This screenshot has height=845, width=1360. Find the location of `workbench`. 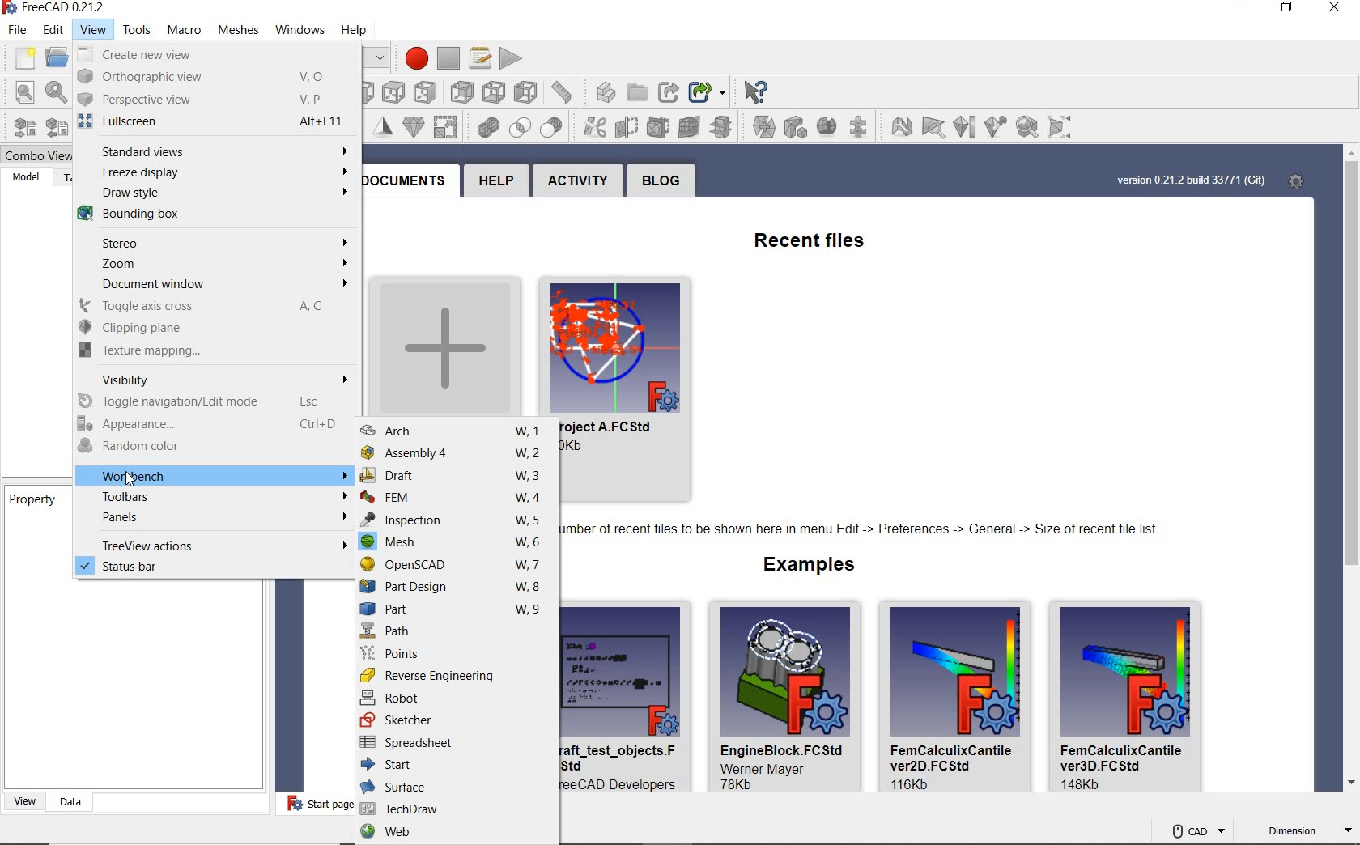

workbench is located at coordinates (215, 476).